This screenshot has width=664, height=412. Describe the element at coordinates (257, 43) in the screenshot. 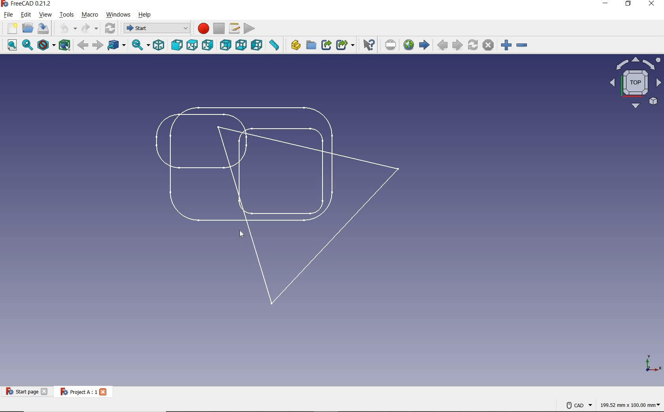

I see `LEFT` at that location.